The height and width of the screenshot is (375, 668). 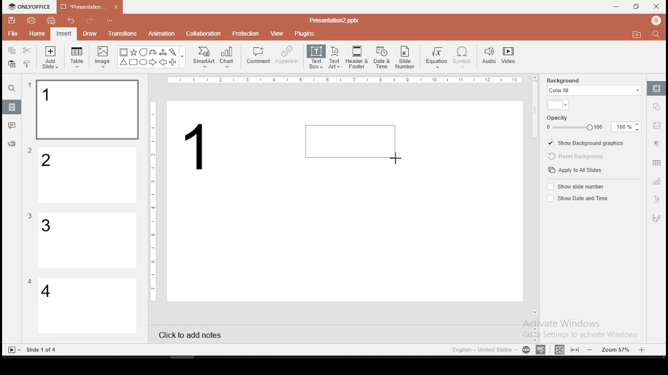 I want to click on slide 3, so click(x=86, y=241).